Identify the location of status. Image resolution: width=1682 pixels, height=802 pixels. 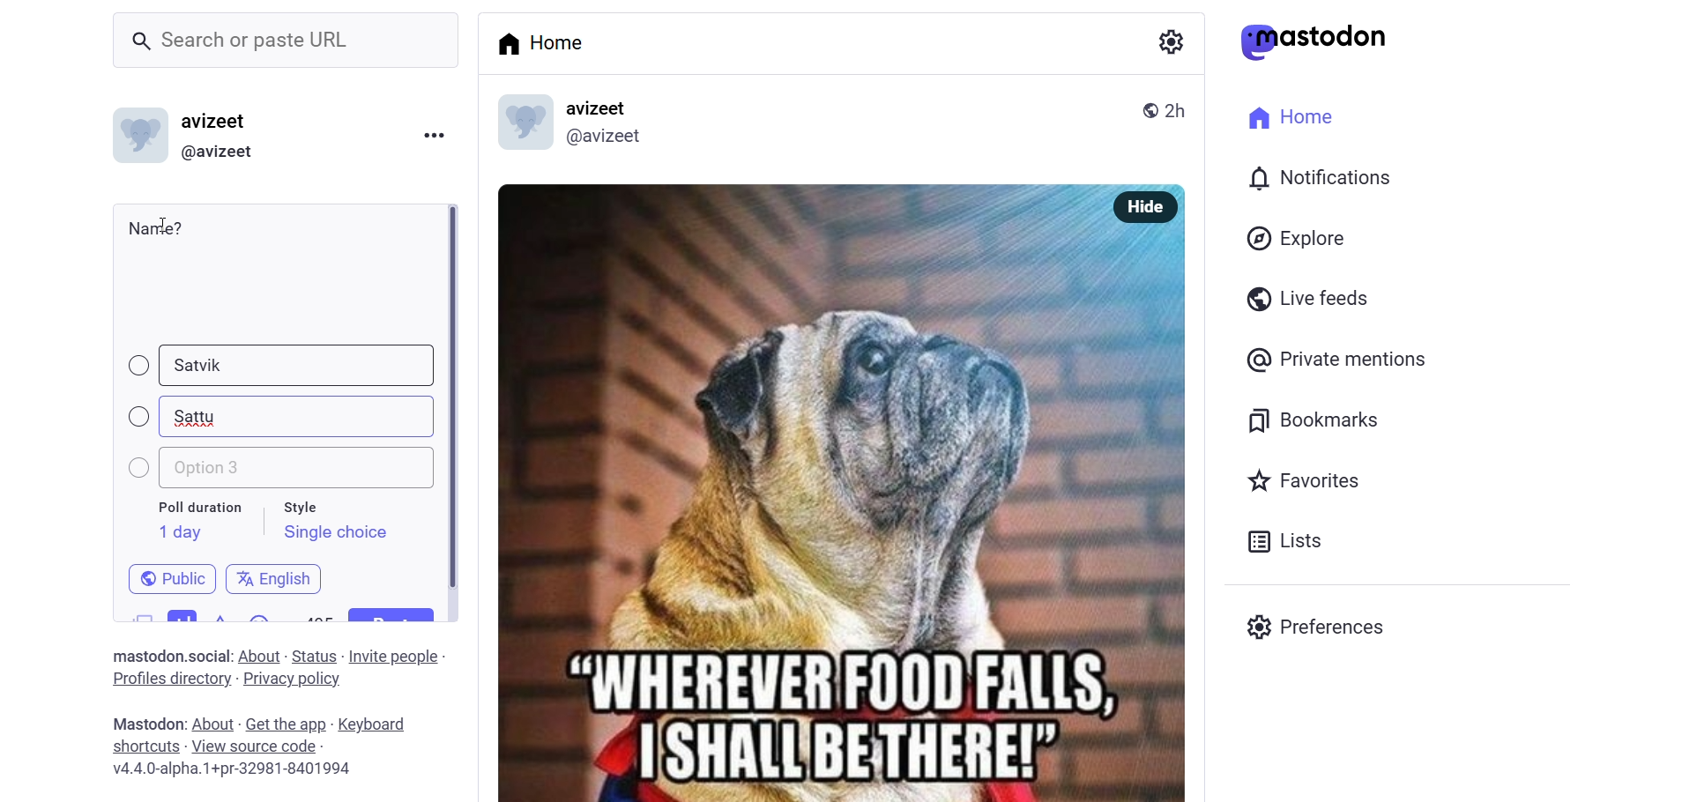
(314, 656).